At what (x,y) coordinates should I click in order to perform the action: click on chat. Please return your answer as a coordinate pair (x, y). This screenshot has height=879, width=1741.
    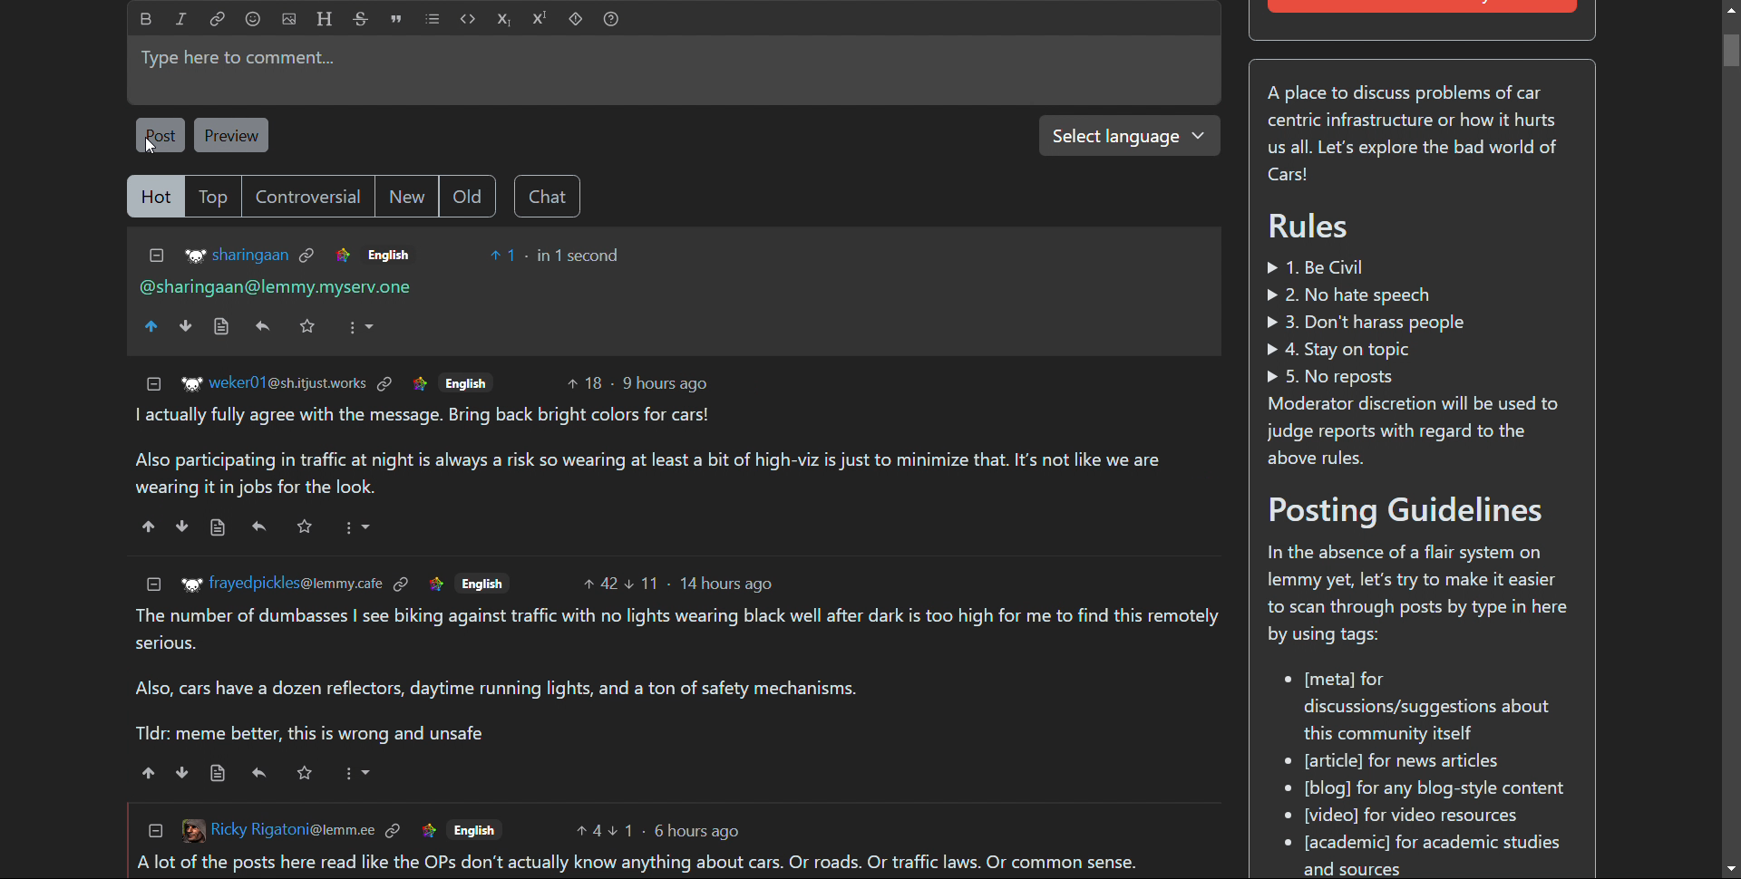
    Looking at the image, I should click on (546, 196).